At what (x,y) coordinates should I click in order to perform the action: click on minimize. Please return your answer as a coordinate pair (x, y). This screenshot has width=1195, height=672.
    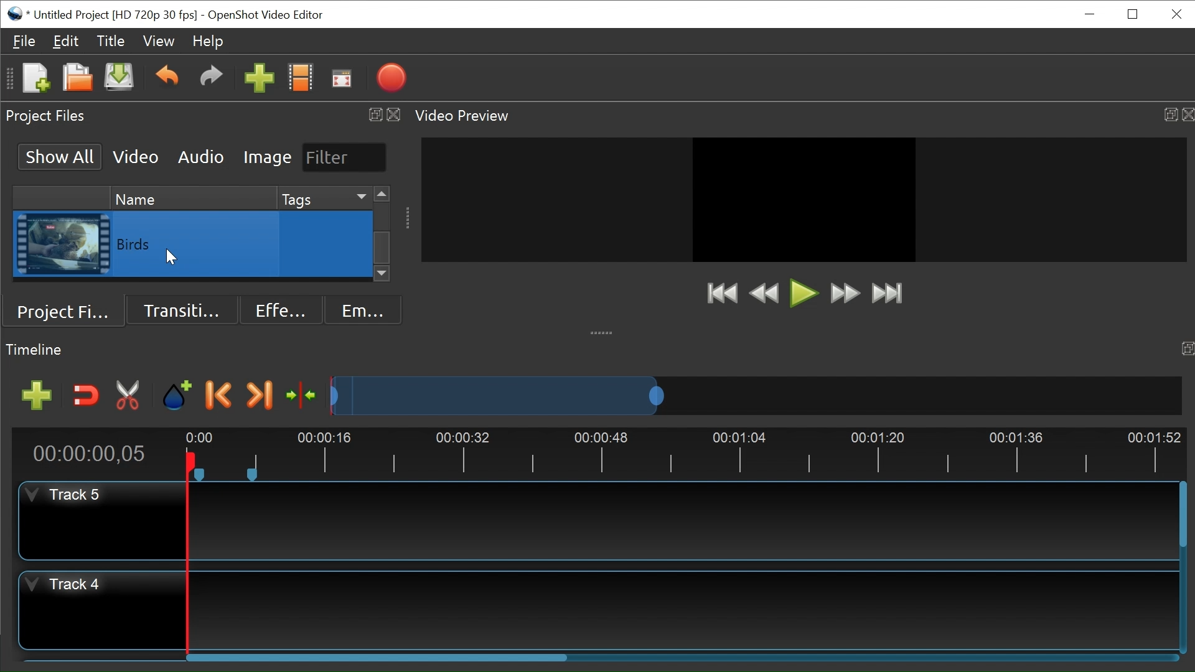
    Looking at the image, I should click on (1091, 14).